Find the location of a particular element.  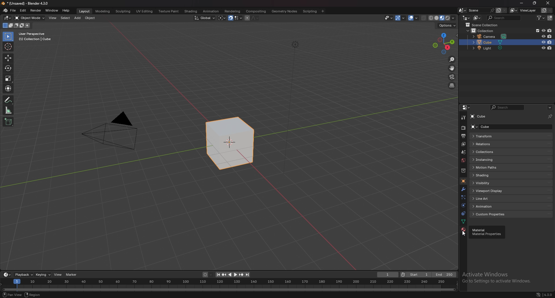

instancing is located at coordinates (511, 159).